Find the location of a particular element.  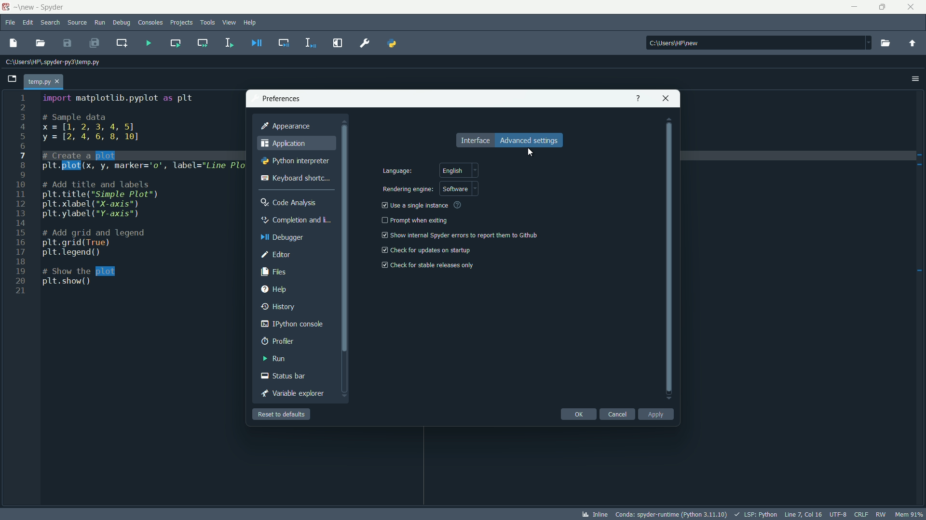

checkbox is located at coordinates (383, 235).